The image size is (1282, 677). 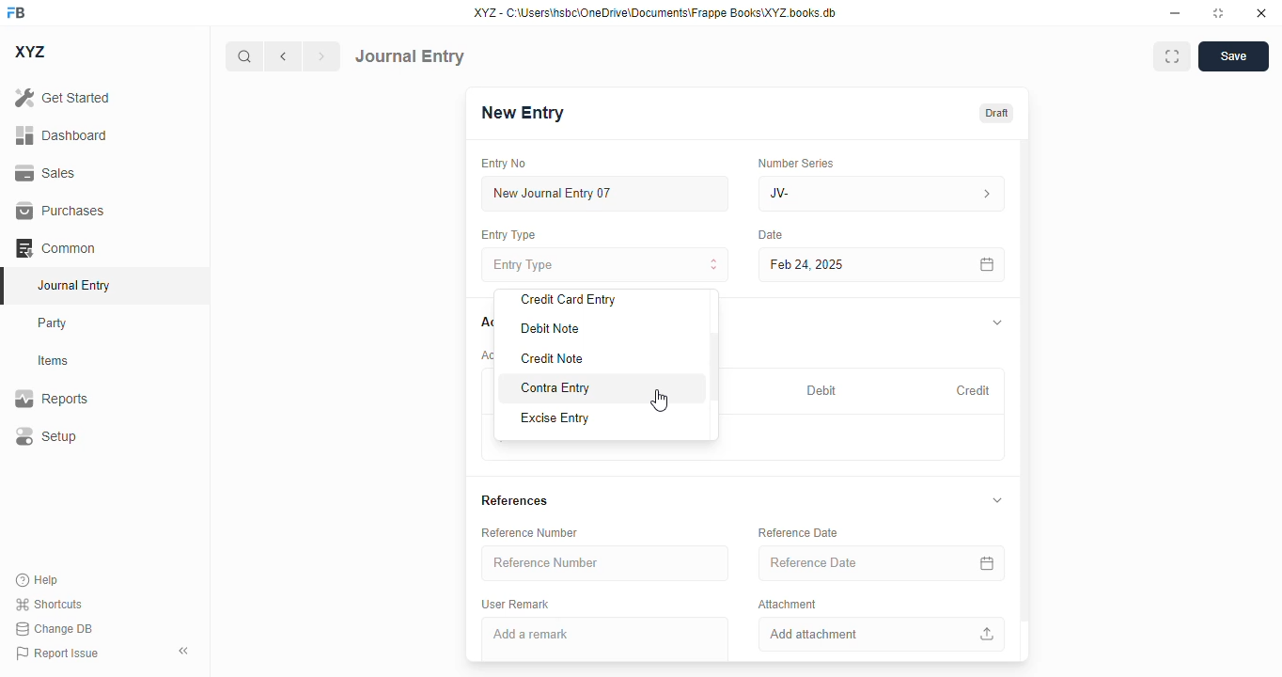 I want to click on debit, so click(x=822, y=390).